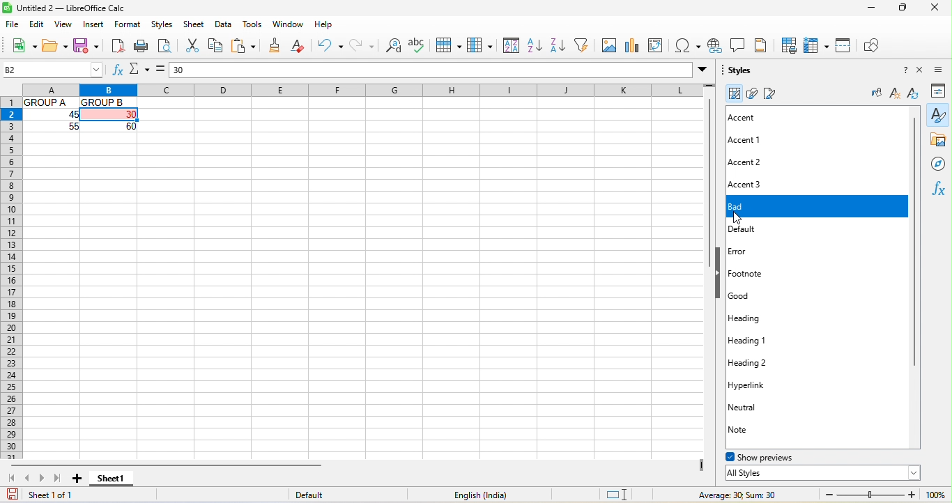  Describe the element at coordinates (109, 114) in the screenshot. I see `30 (custom cell style appear)` at that location.